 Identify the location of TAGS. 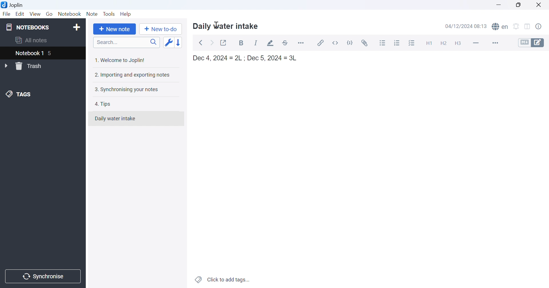
(19, 95).